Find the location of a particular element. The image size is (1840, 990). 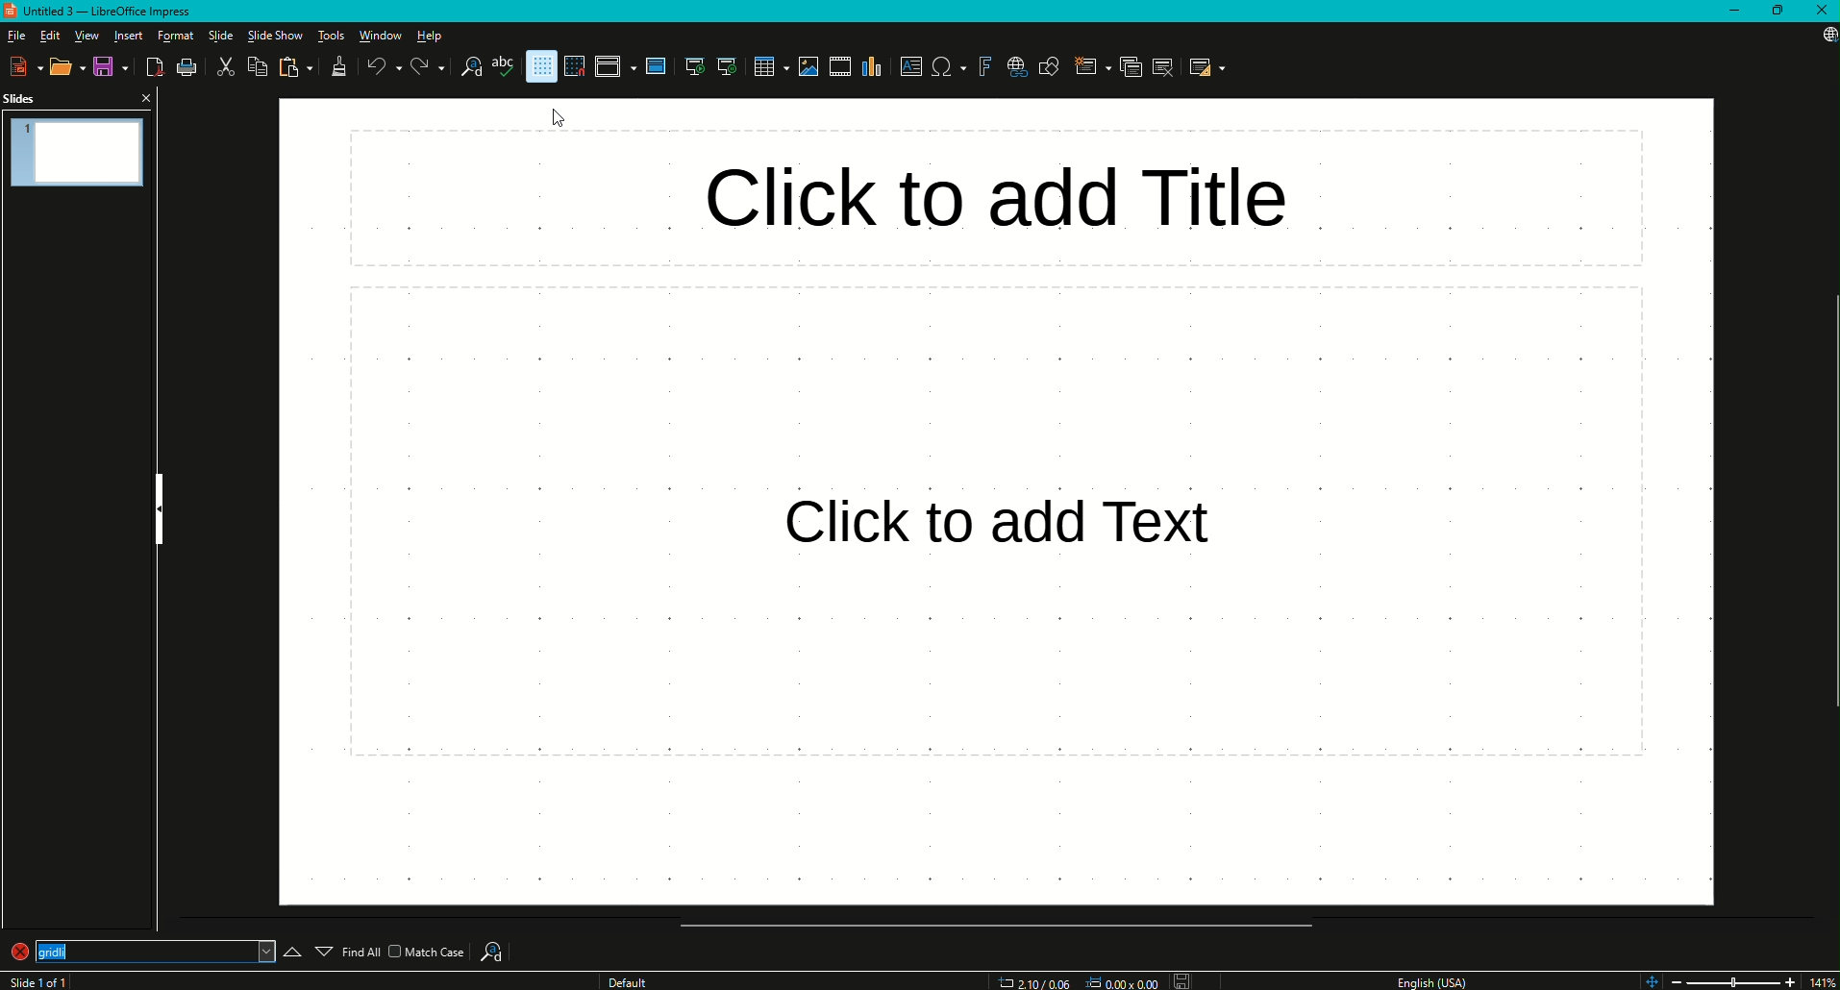

Down is located at coordinates (323, 946).